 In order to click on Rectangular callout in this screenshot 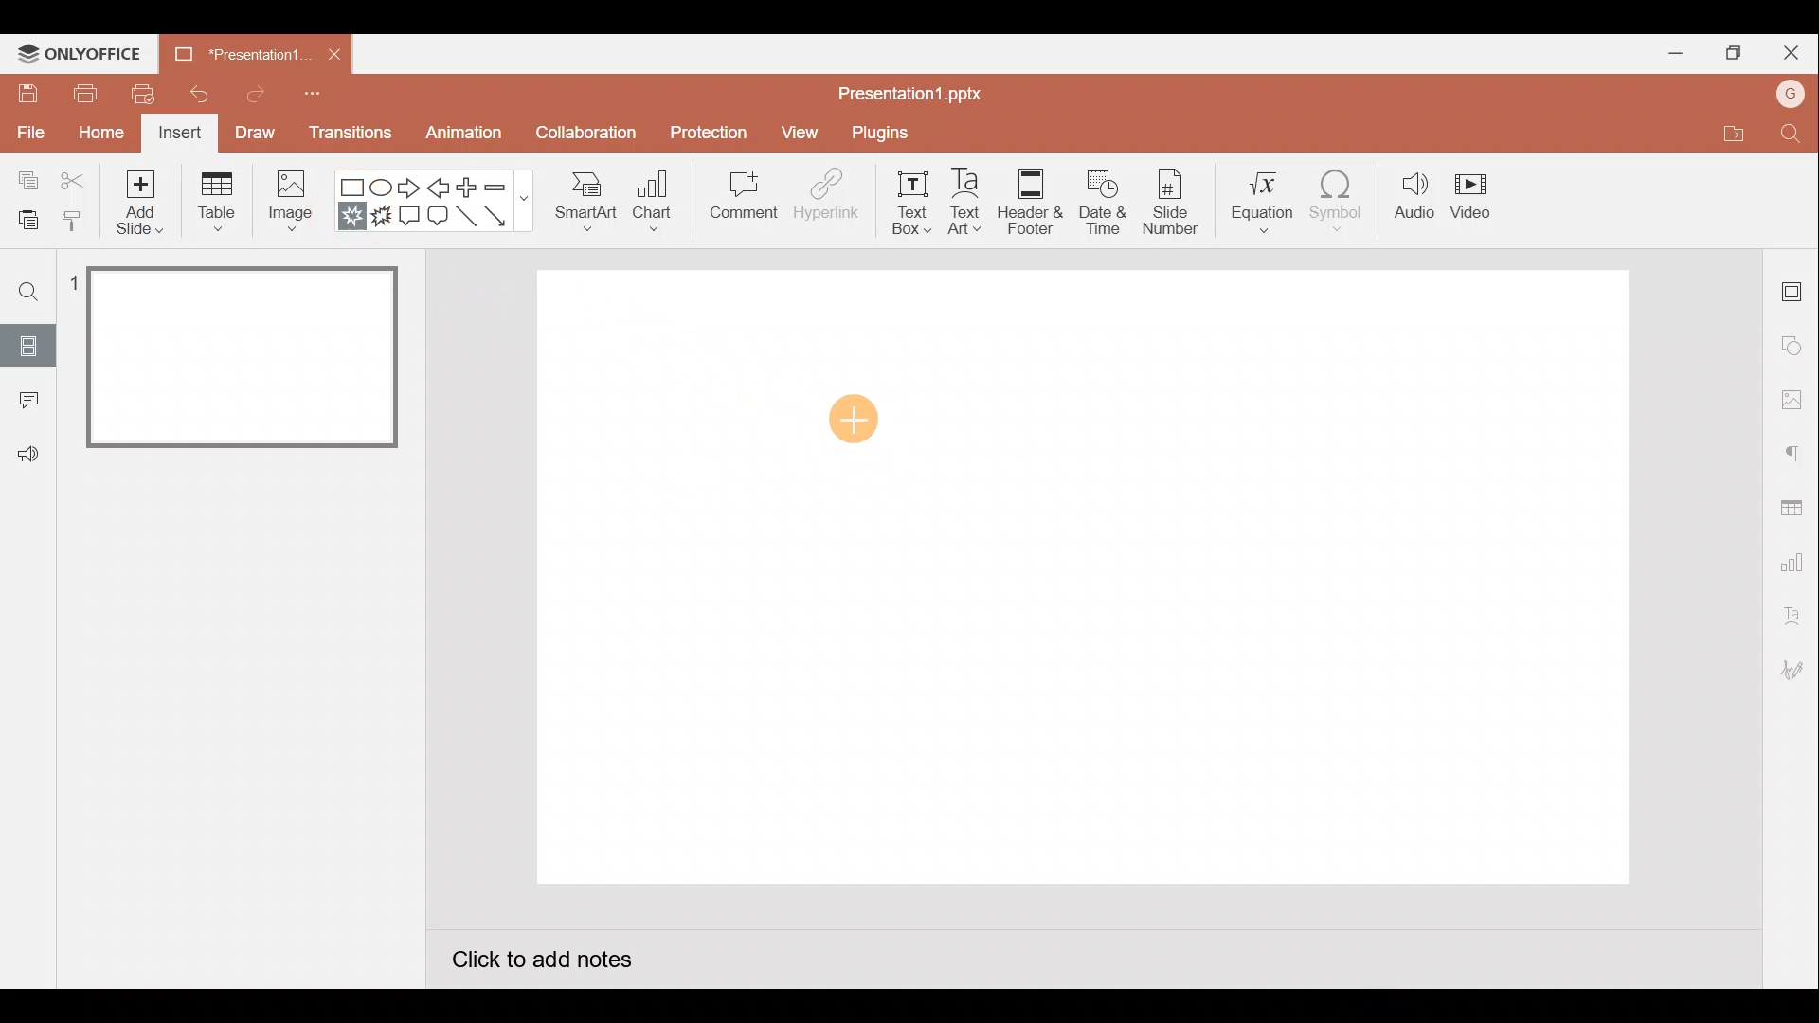, I will do `click(411, 219)`.